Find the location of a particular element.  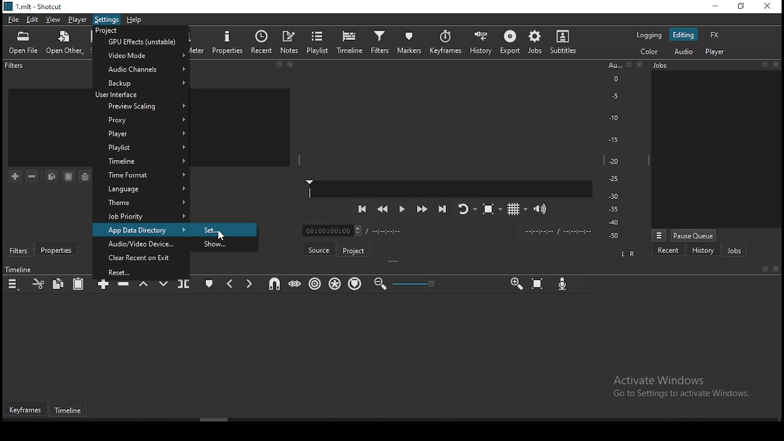

recent is located at coordinates (668, 250).